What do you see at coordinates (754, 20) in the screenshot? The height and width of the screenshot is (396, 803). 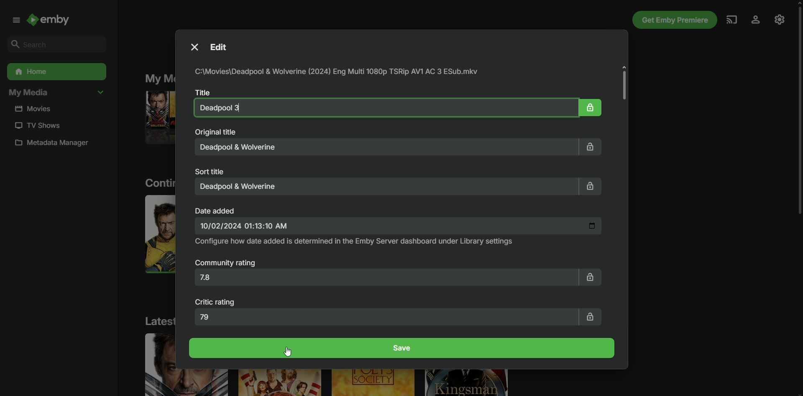 I see `Profile` at bounding box center [754, 20].